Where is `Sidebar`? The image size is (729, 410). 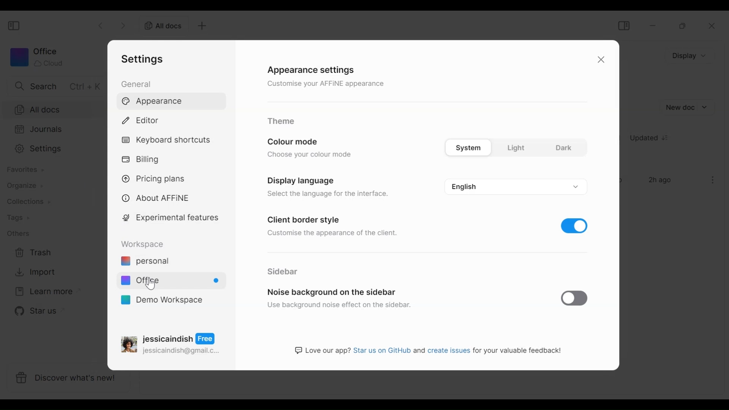
Sidebar is located at coordinates (281, 270).